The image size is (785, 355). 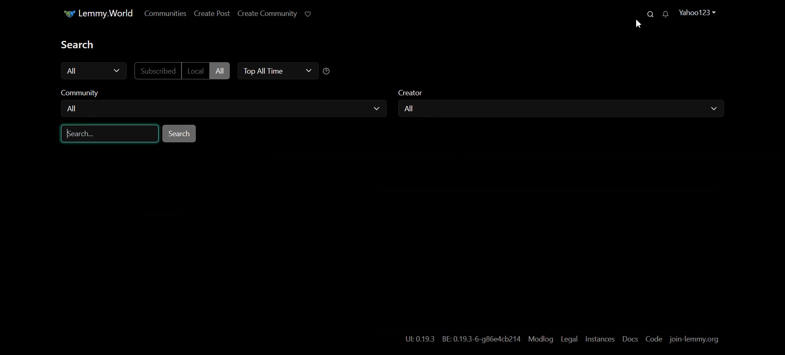 What do you see at coordinates (462, 339) in the screenshot?
I see `UL 0.19.3 BE: 0.19.3-6-g86e4cb214` at bounding box center [462, 339].